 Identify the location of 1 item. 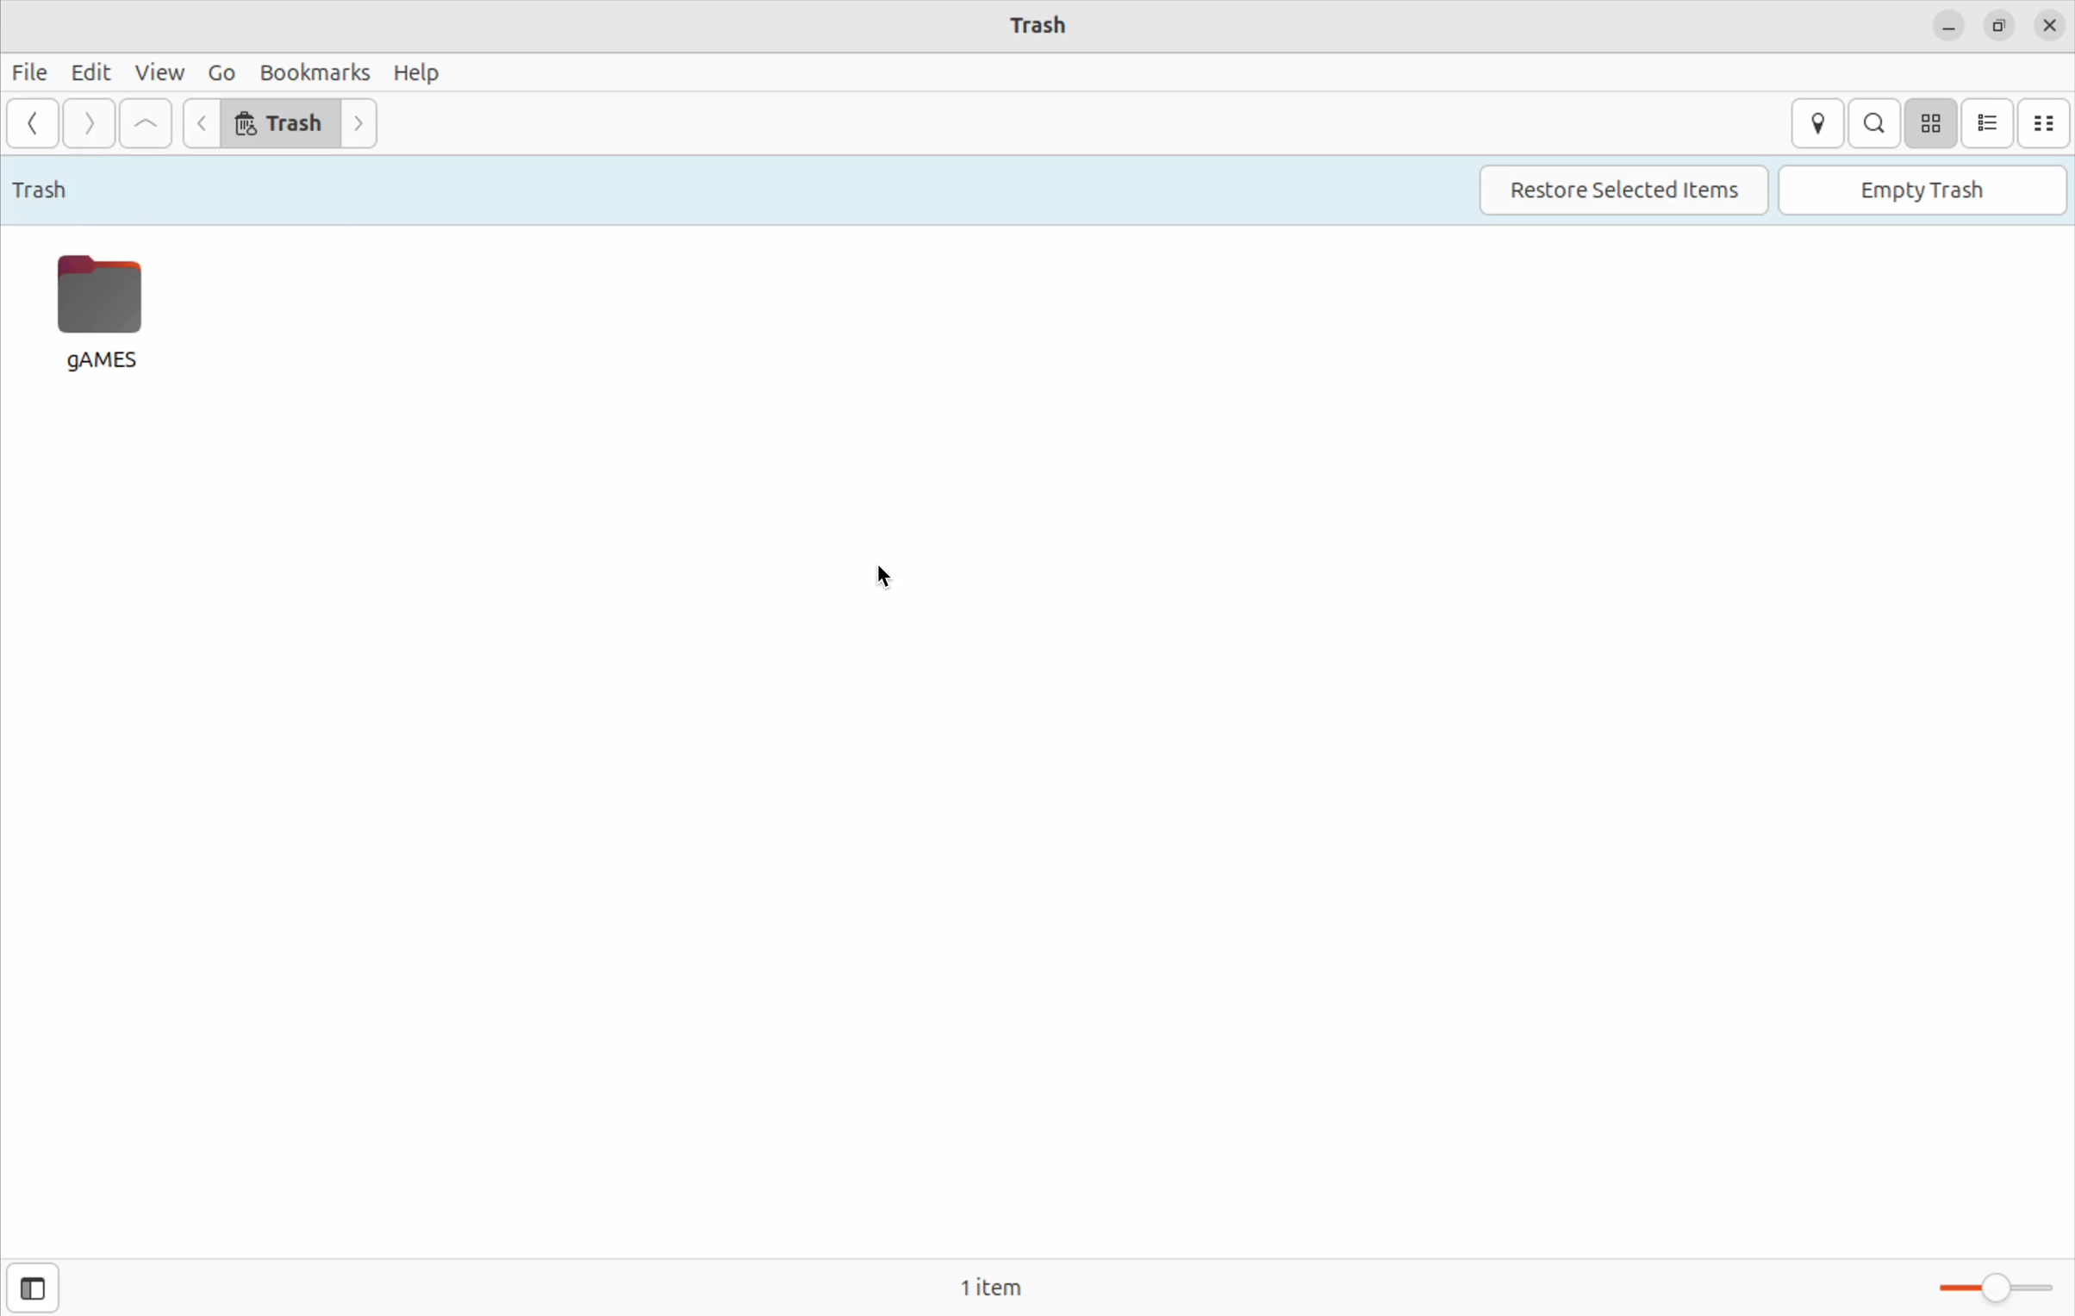
(986, 1289).